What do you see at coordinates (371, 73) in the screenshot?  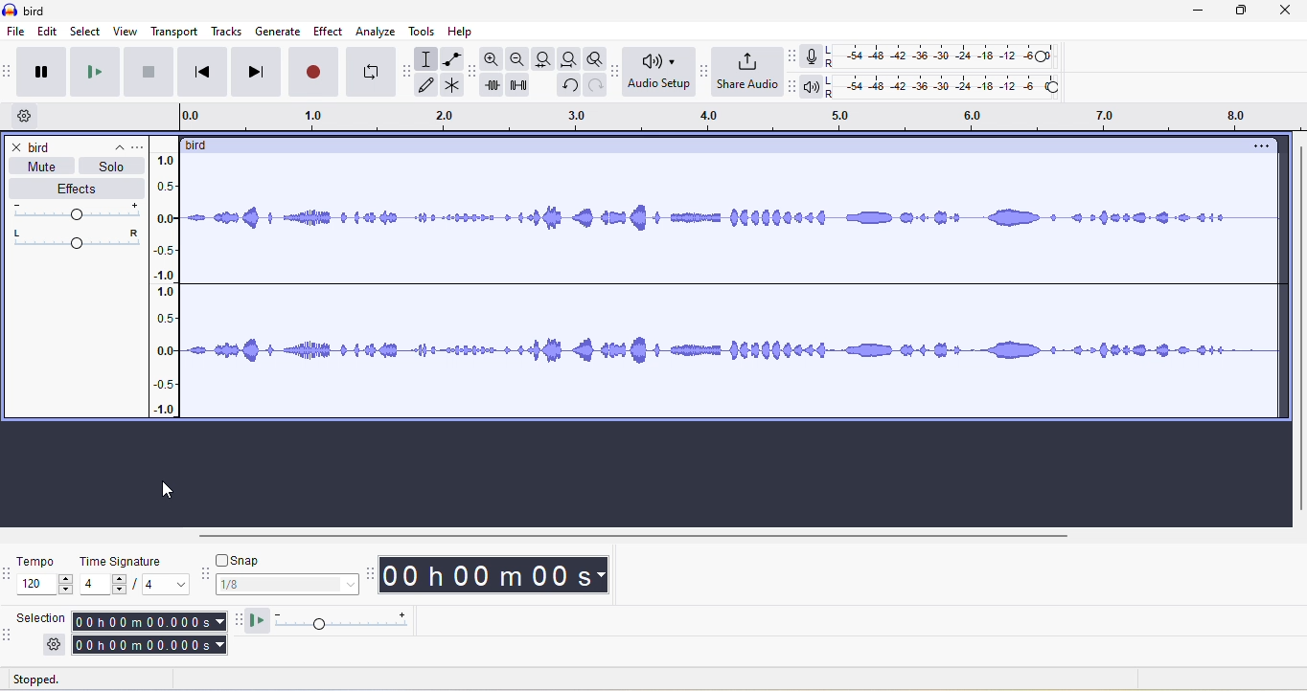 I see `enable looping` at bounding box center [371, 73].